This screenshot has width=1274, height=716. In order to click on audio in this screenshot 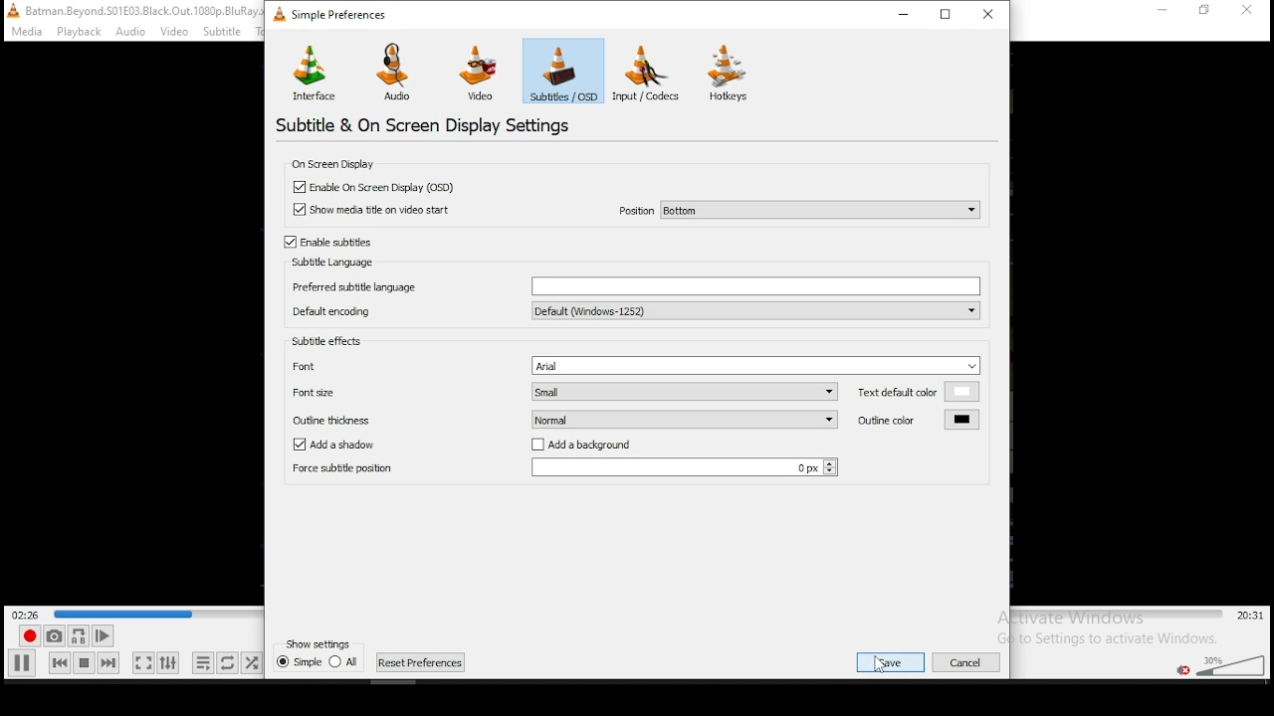, I will do `click(398, 72)`.